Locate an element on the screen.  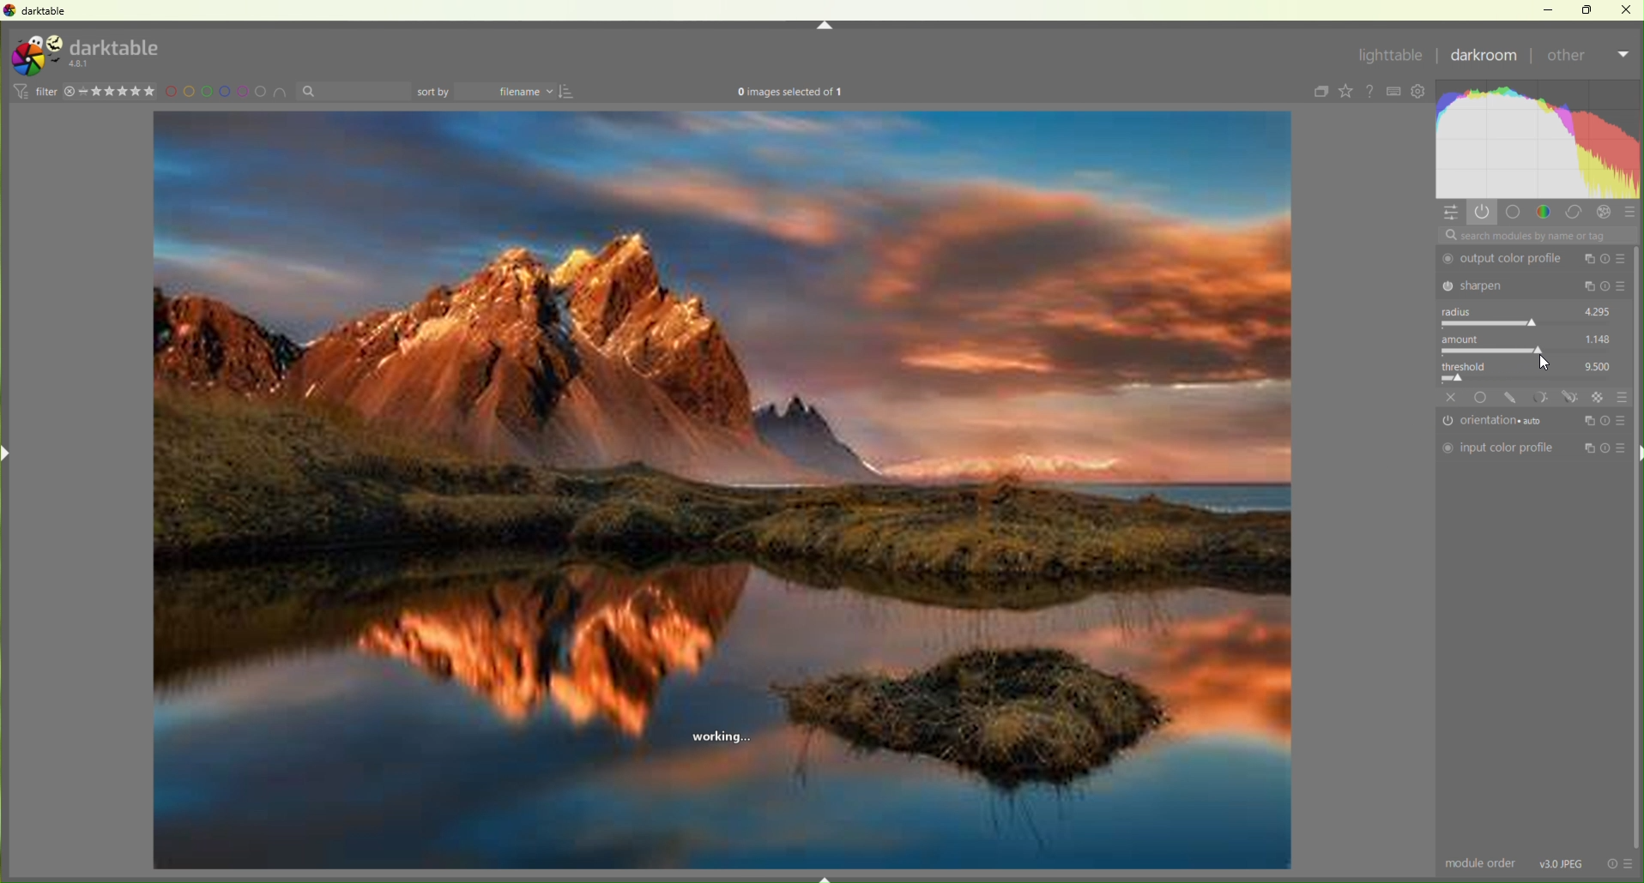
Quick access panel is located at coordinates (1452, 213).